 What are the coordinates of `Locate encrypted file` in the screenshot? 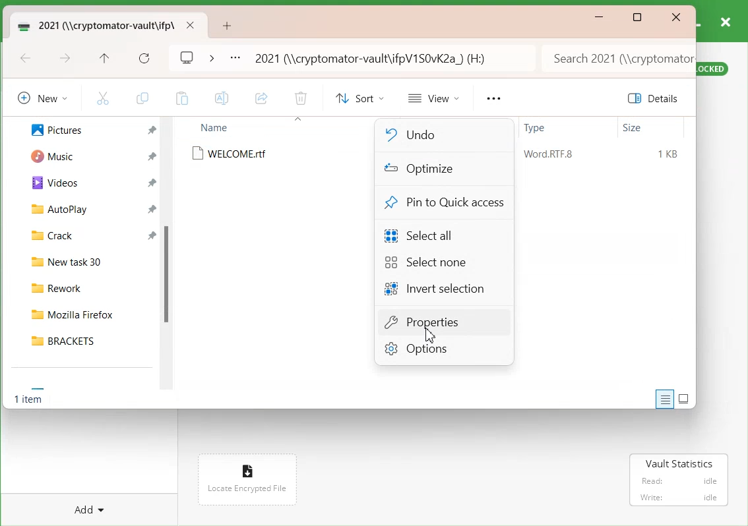 It's located at (247, 488).